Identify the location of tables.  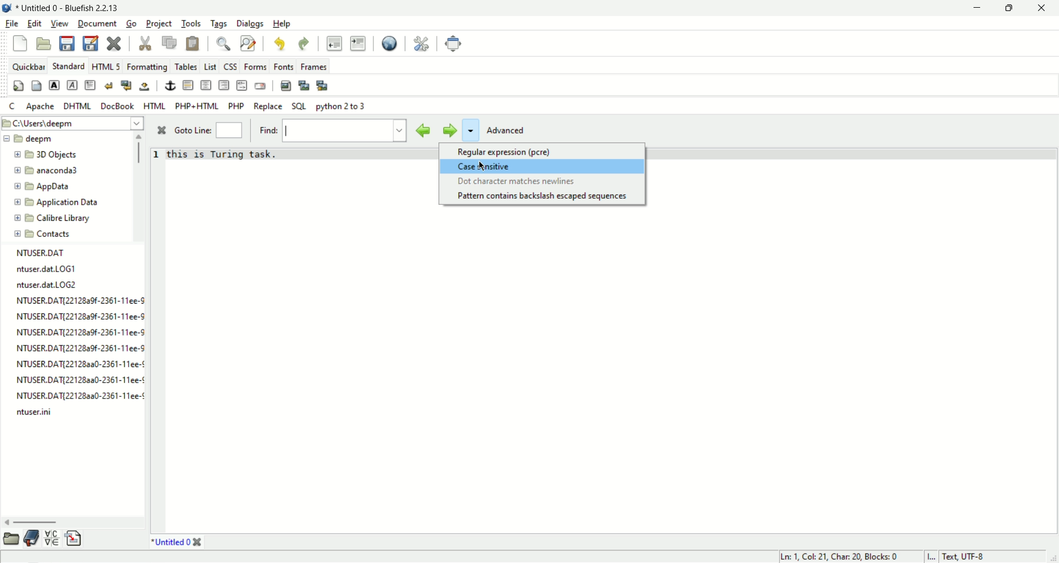
(186, 67).